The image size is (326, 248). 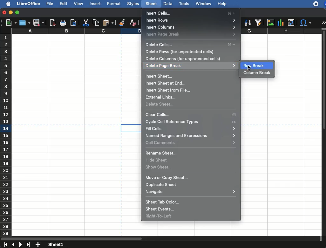 What do you see at coordinates (7, 3) in the screenshot?
I see `apple ` at bounding box center [7, 3].